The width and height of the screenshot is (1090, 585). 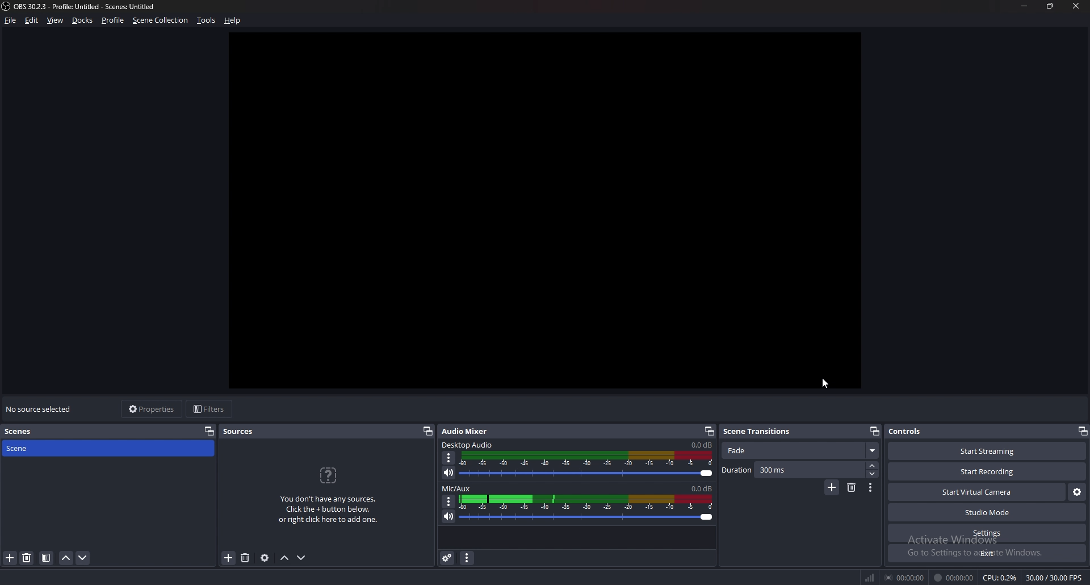 I want to click on increase duration, so click(x=873, y=465).